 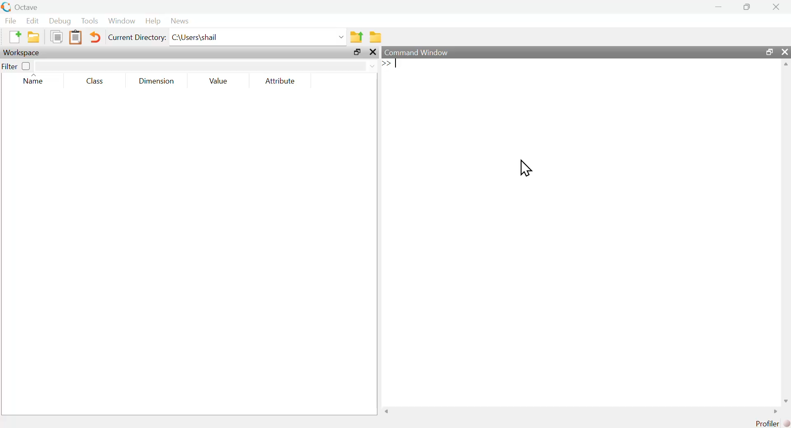 What do you see at coordinates (373, 53) in the screenshot?
I see `close` at bounding box center [373, 53].